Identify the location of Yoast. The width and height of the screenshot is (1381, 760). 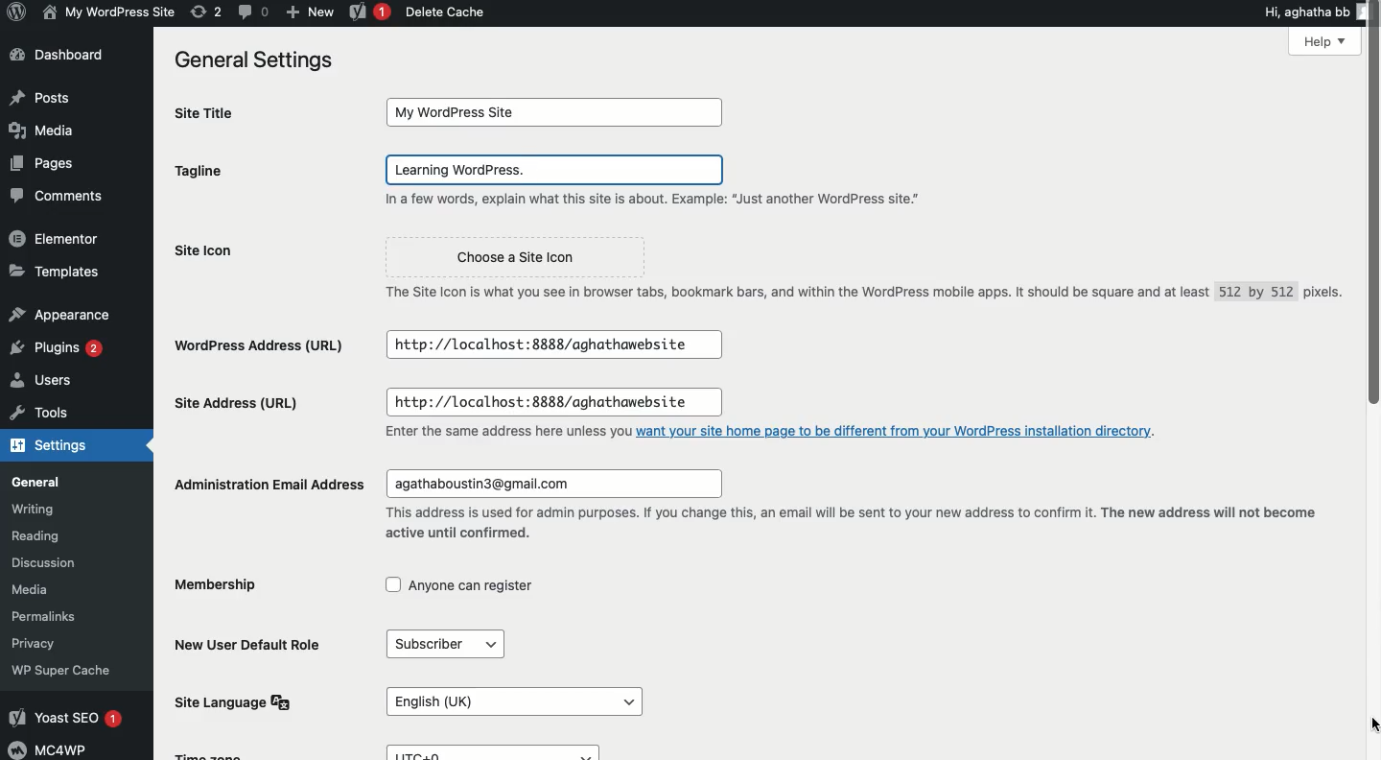
(366, 13).